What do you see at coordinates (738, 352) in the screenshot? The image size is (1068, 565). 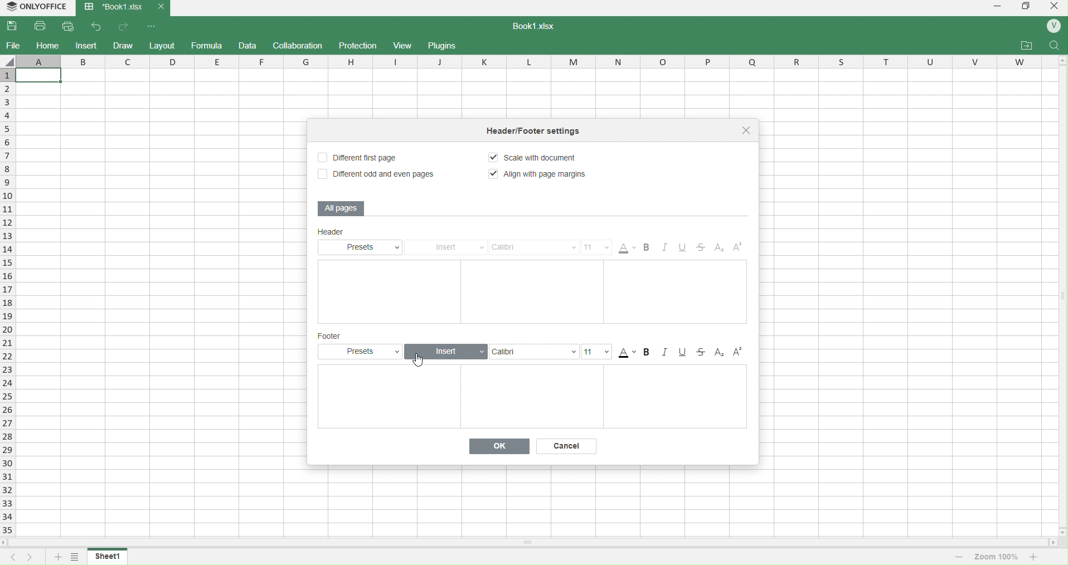 I see `Superscript` at bounding box center [738, 352].